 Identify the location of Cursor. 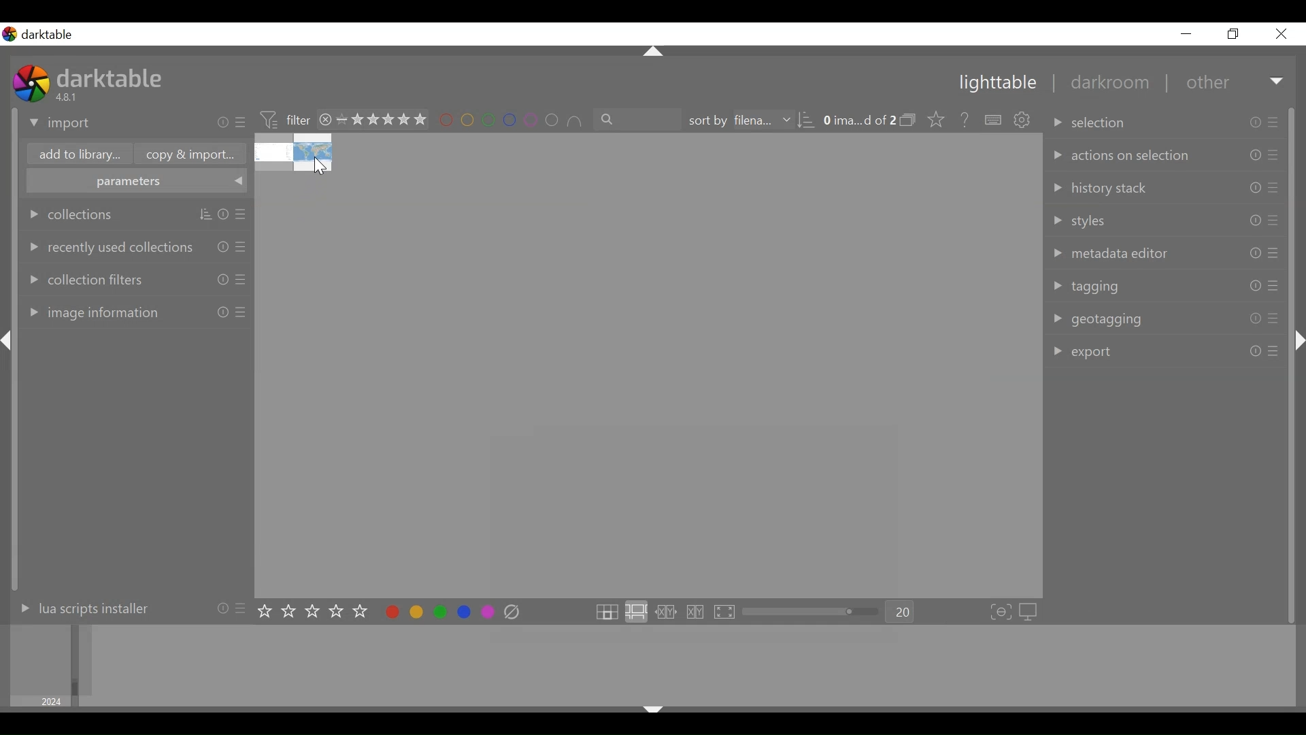
(320, 167).